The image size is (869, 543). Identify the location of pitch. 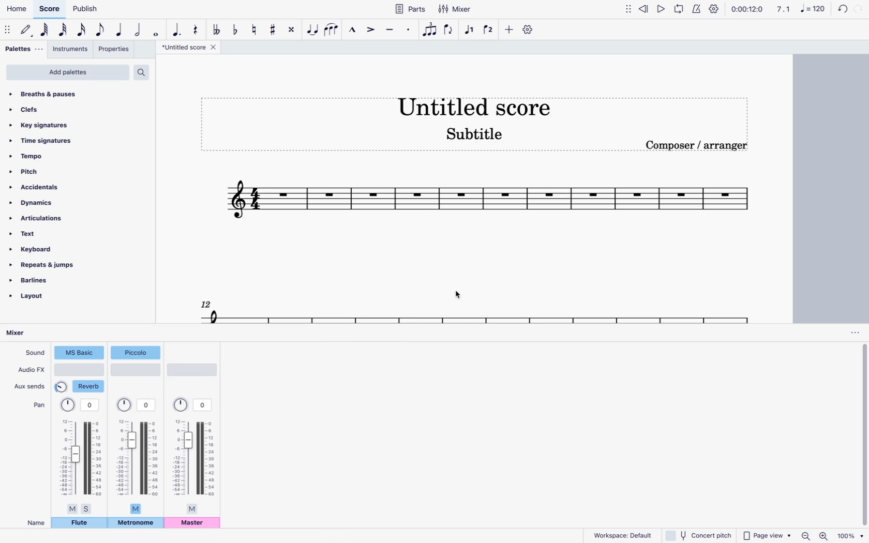
(61, 171).